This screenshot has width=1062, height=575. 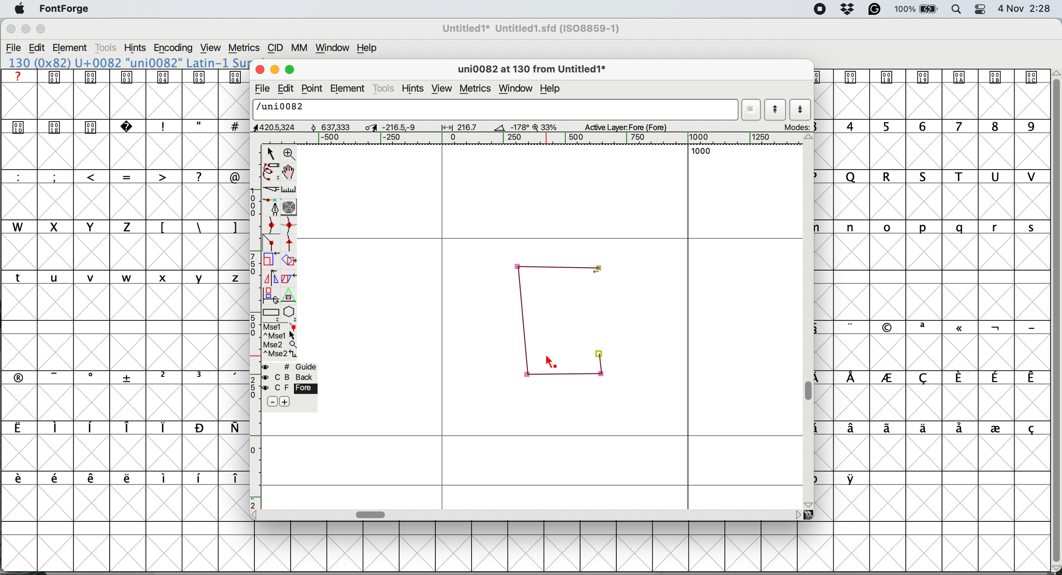 I want to click on add a curve point horizontal or vertical, so click(x=289, y=225).